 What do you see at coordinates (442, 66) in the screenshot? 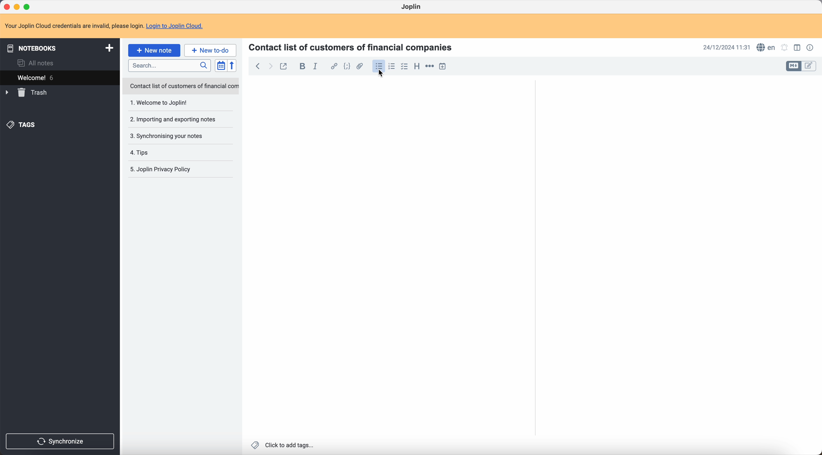
I see `insert time` at bounding box center [442, 66].